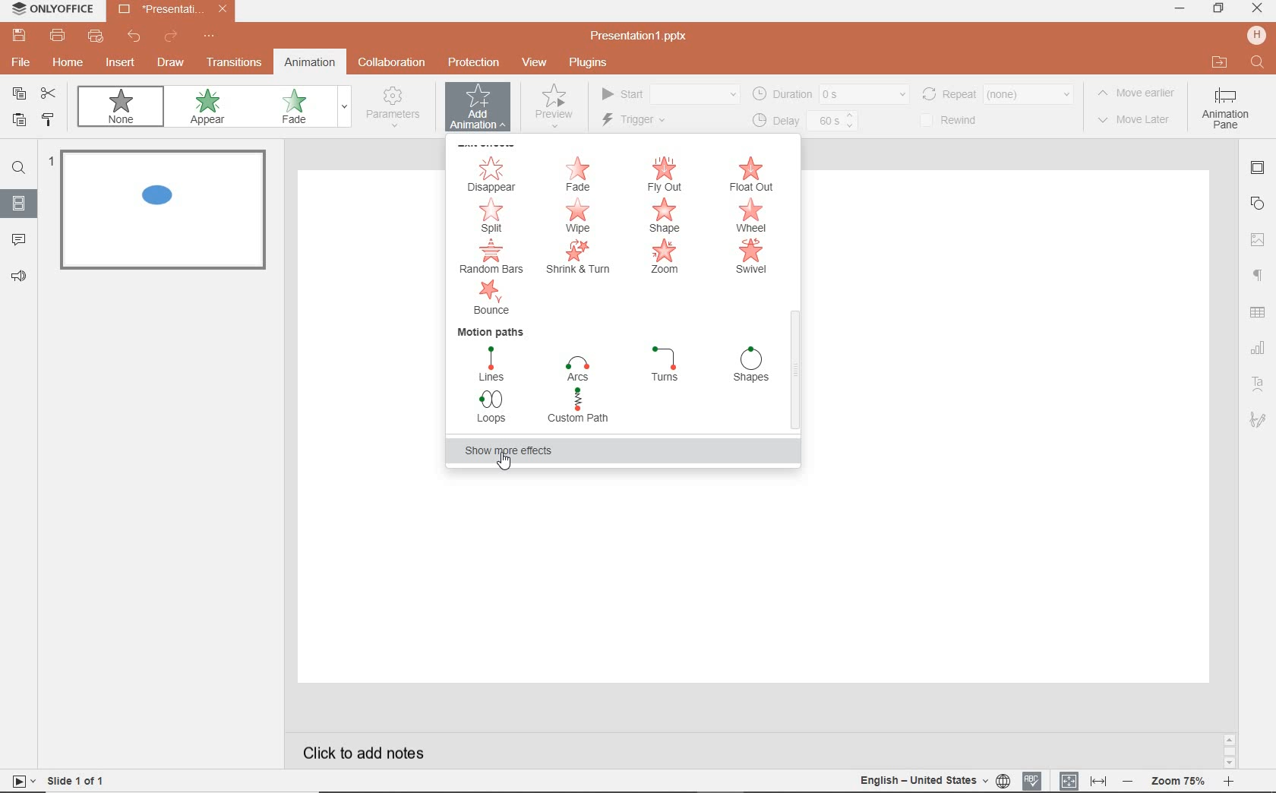 Image resolution: width=1276 pixels, height=793 pixels. Describe the element at coordinates (497, 297) in the screenshot. I see `BOUNCE` at that location.